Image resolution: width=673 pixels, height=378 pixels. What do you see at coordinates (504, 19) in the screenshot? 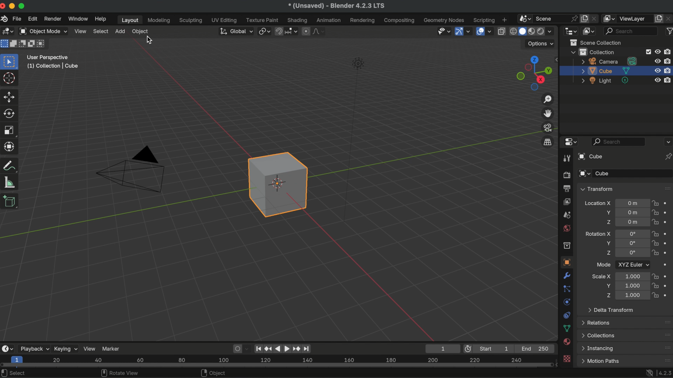
I see `add workspace` at bounding box center [504, 19].